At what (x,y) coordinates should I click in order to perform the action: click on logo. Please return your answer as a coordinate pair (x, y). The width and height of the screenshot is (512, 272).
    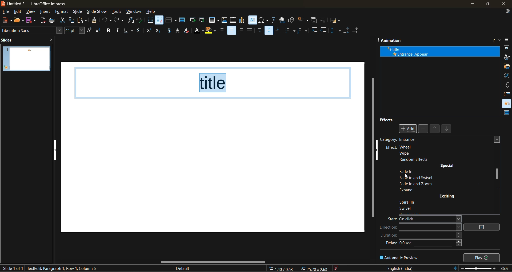
    Looking at the image, I should click on (3, 3).